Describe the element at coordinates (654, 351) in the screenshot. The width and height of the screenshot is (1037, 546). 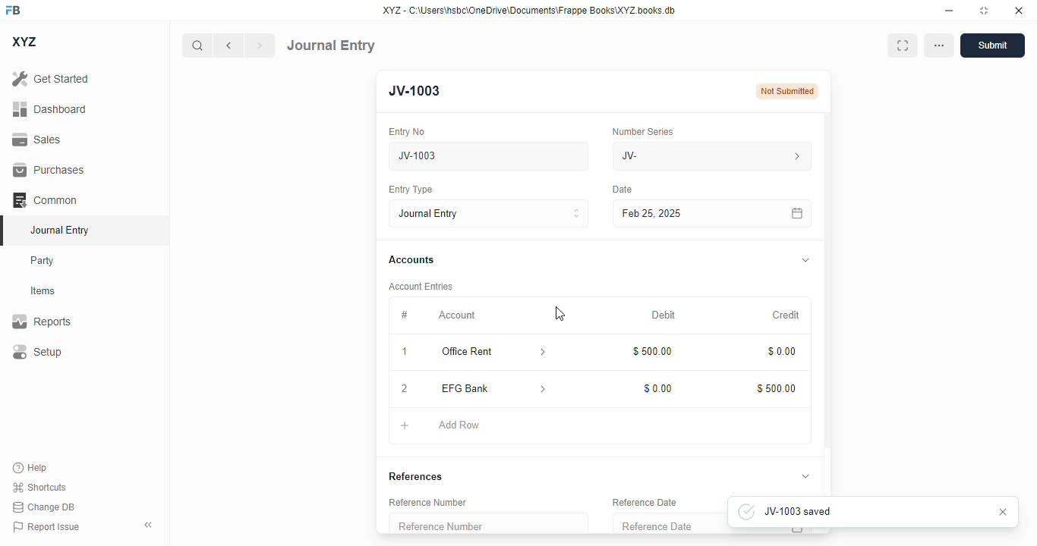
I see `$500.00` at that location.